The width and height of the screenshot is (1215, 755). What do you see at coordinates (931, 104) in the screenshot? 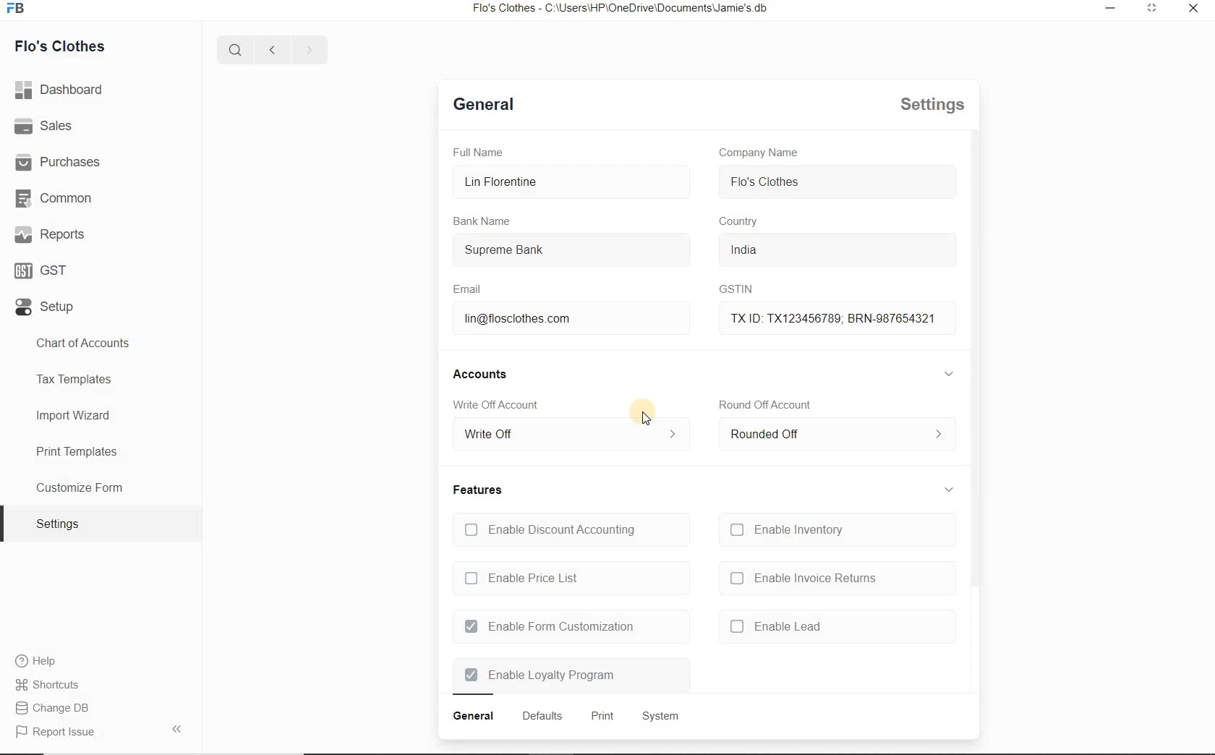
I see `Settings` at bounding box center [931, 104].